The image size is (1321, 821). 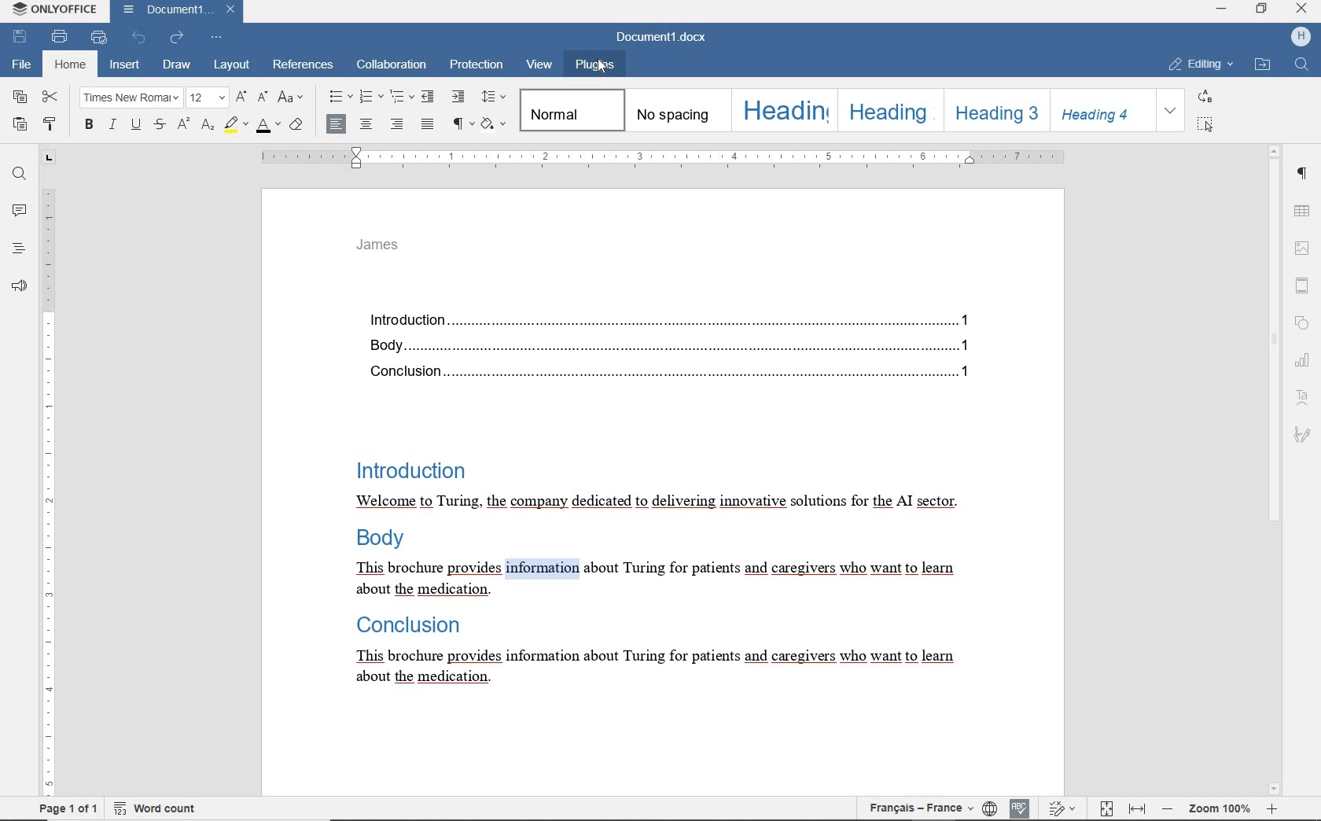 I want to click on BULLETS, so click(x=339, y=98).